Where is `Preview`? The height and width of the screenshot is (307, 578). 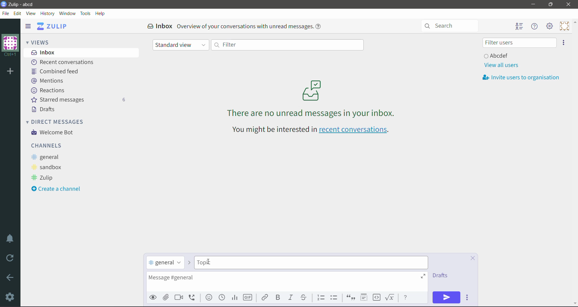 Preview is located at coordinates (153, 297).